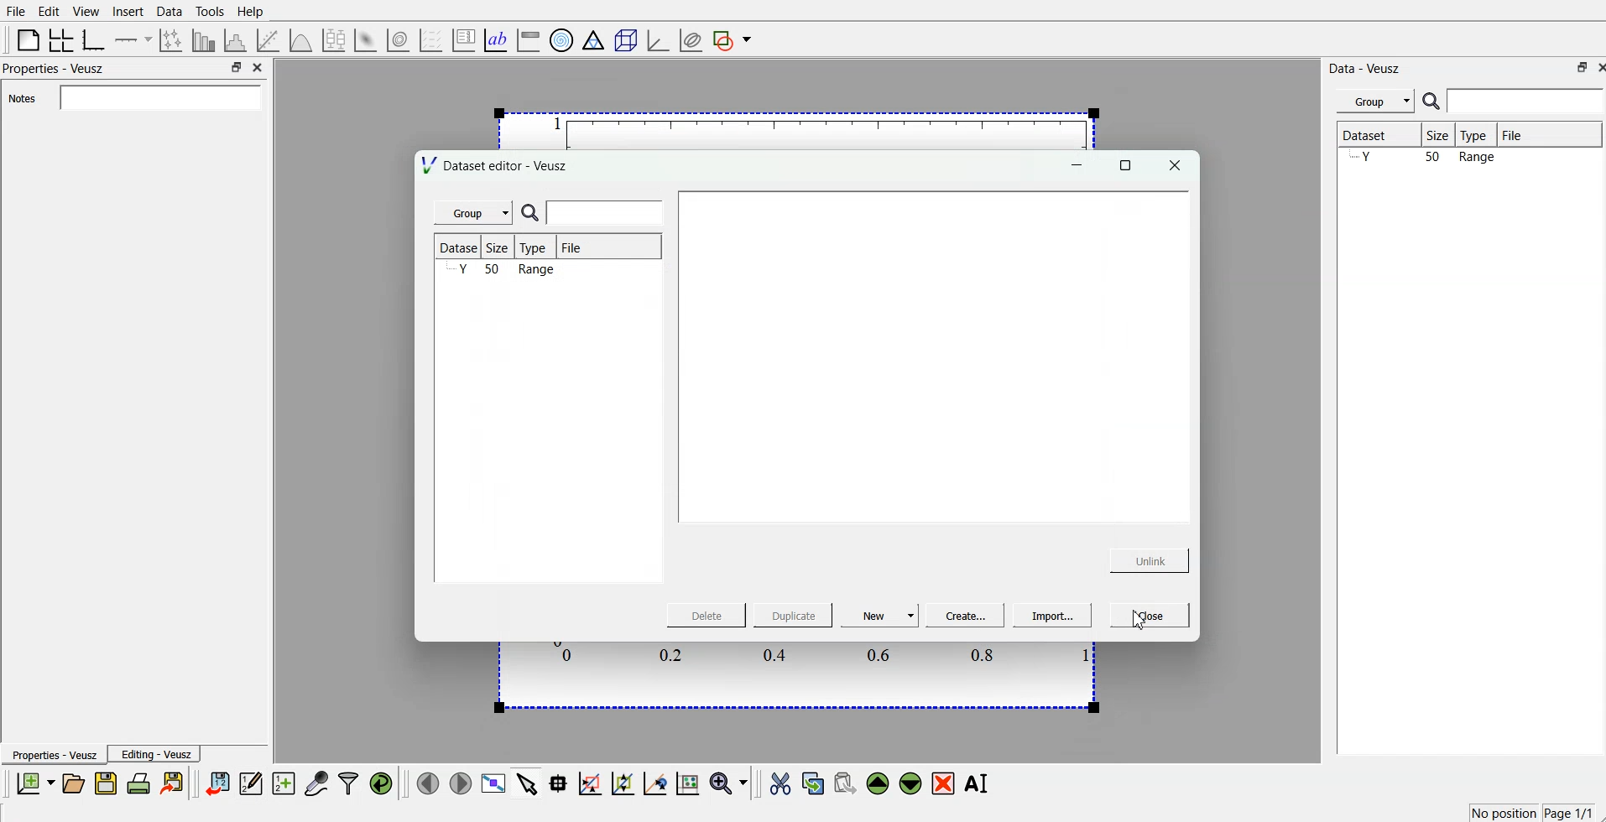 The height and width of the screenshot is (822, 1606). I want to click on export document, so click(173, 784).